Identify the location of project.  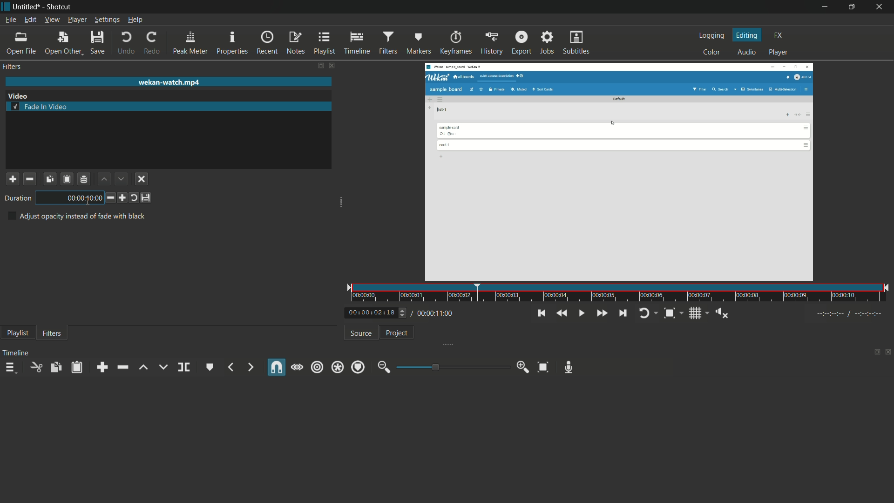
(398, 333).